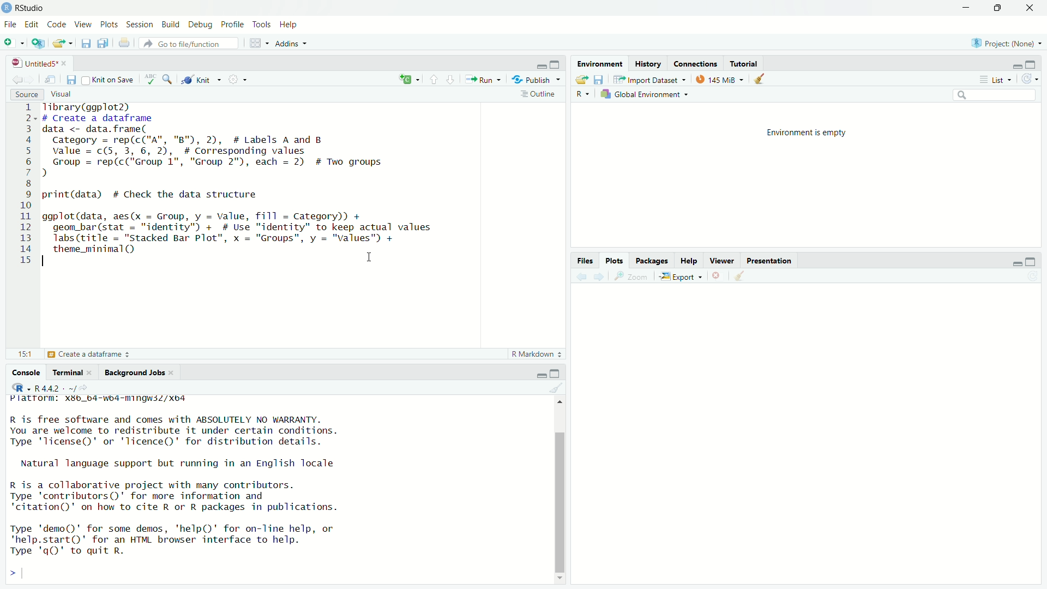 The image size is (1047, 589). Describe the element at coordinates (431, 78) in the screenshot. I see `Go to previous section/chunk (Ctrl + PgUp)` at that location.